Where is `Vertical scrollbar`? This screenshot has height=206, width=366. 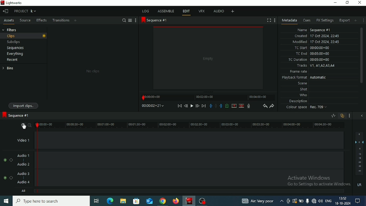
Vertical scrollbar is located at coordinates (361, 55).